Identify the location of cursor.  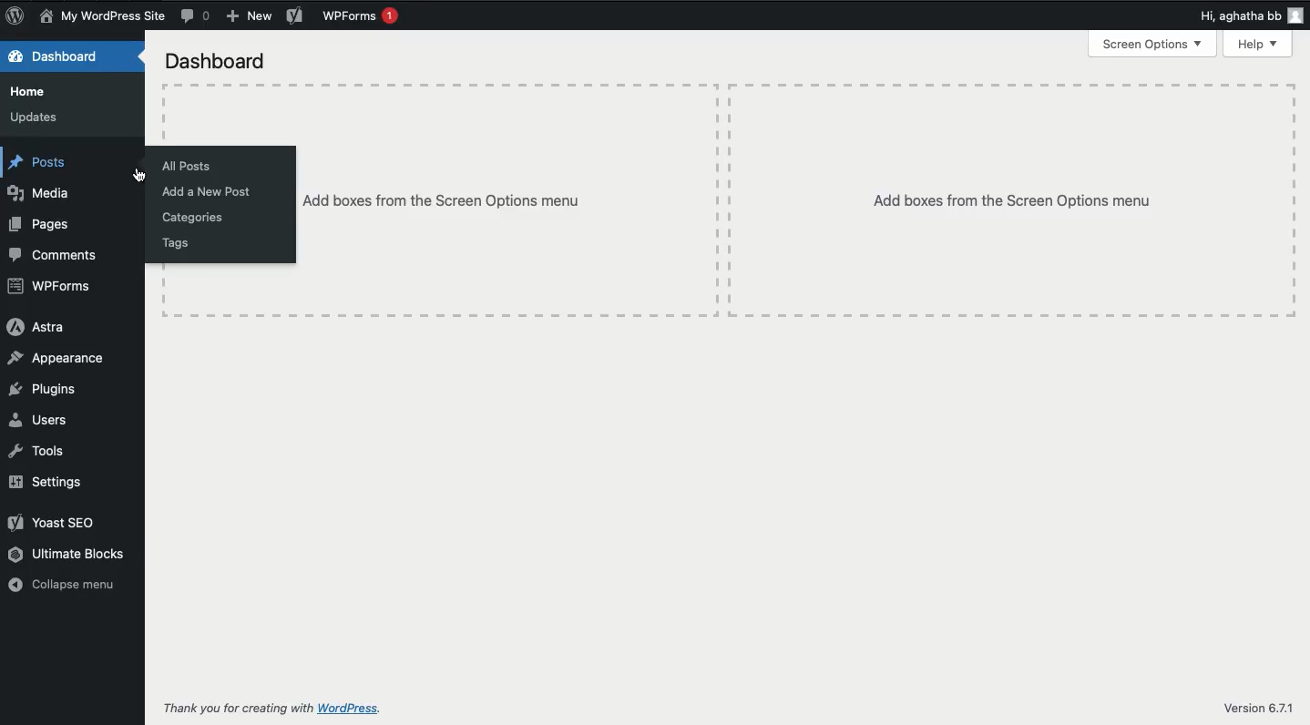
(137, 173).